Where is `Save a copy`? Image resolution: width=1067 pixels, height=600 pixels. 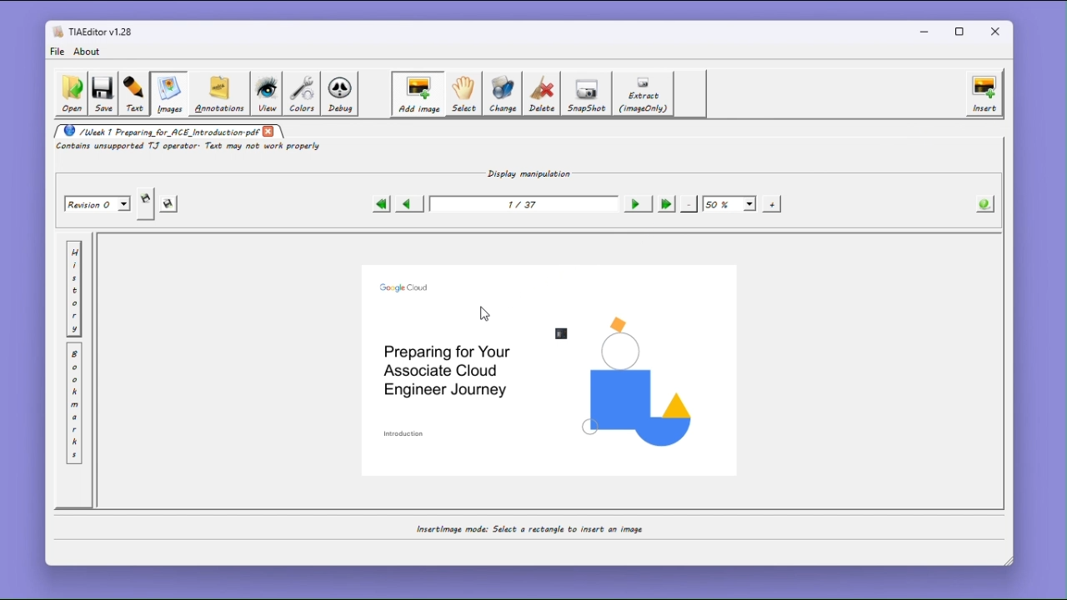
Save a copy is located at coordinates (146, 204).